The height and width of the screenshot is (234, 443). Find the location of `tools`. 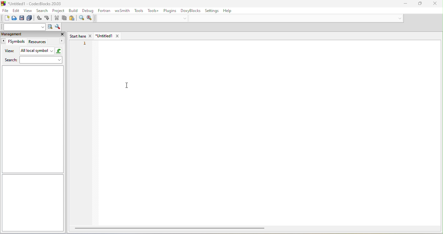

tools is located at coordinates (138, 11).